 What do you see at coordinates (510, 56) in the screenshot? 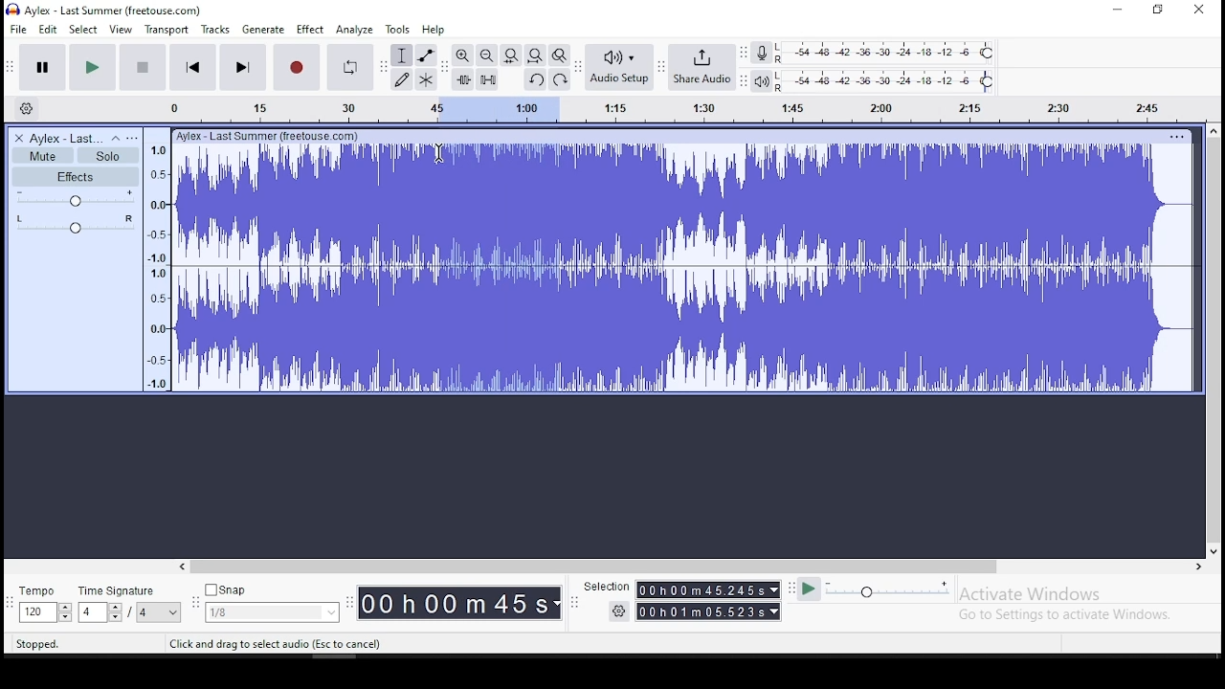
I see `fit selection to width` at bounding box center [510, 56].